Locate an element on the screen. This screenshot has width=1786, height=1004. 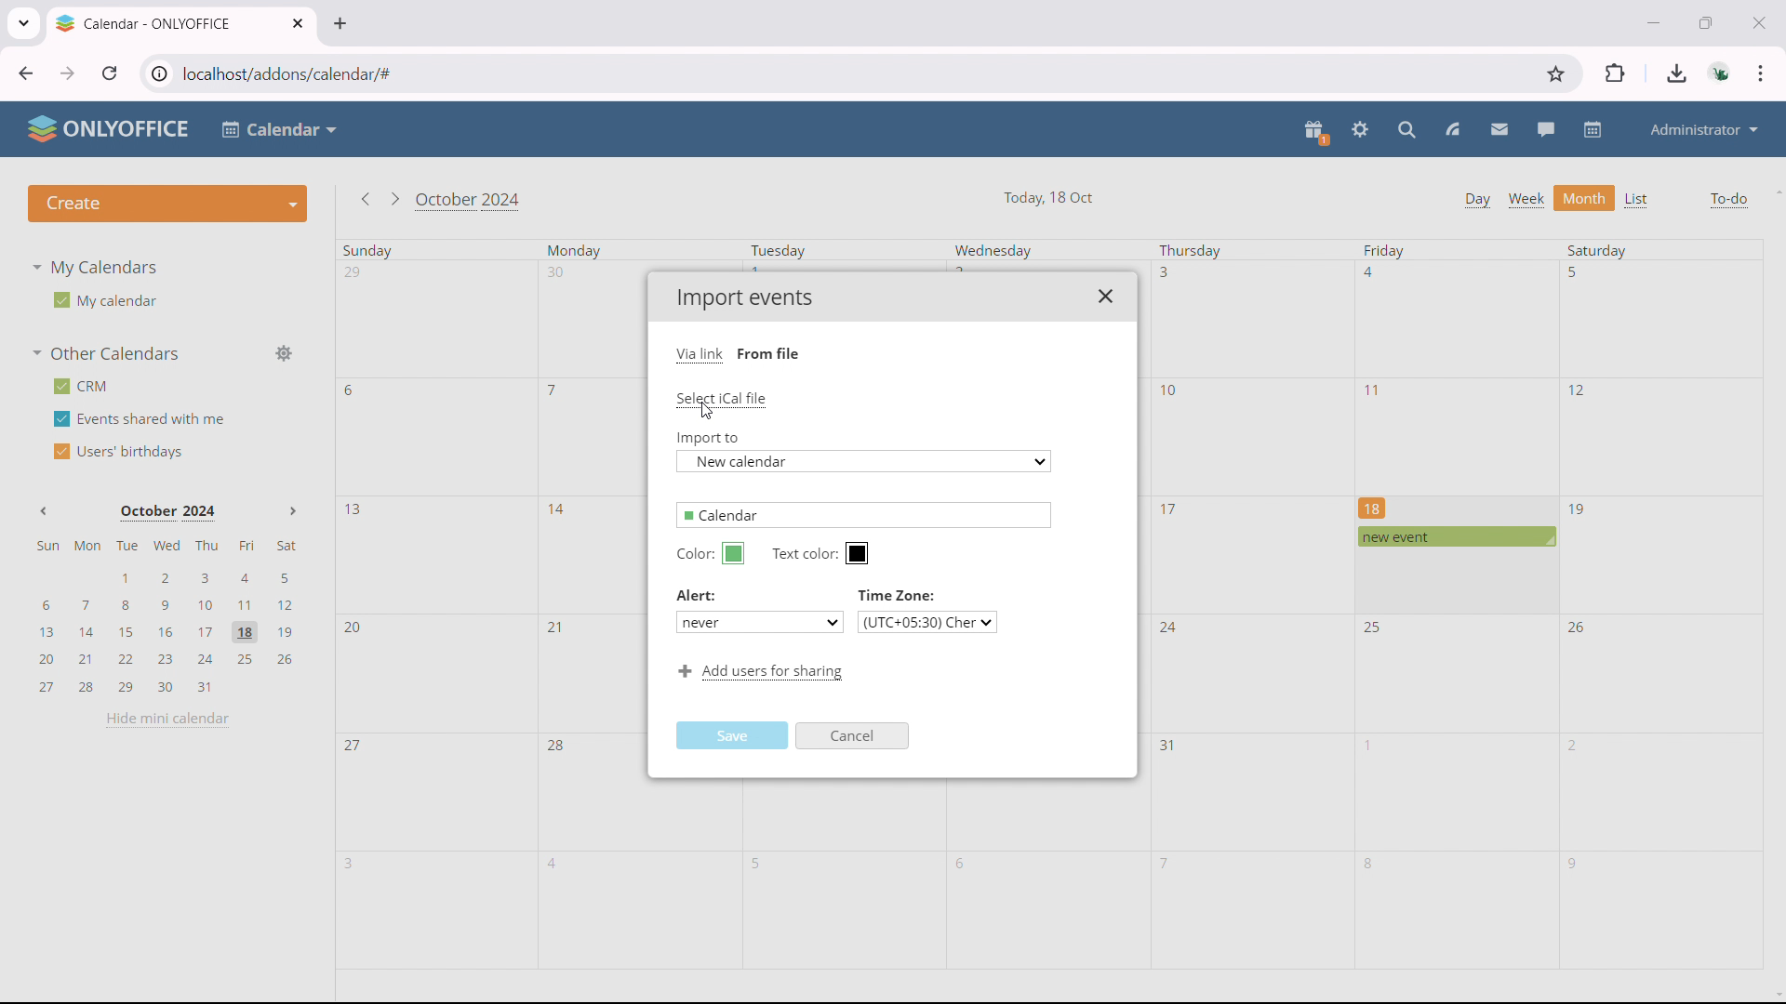
maximize is located at coordinates (1706, 20).